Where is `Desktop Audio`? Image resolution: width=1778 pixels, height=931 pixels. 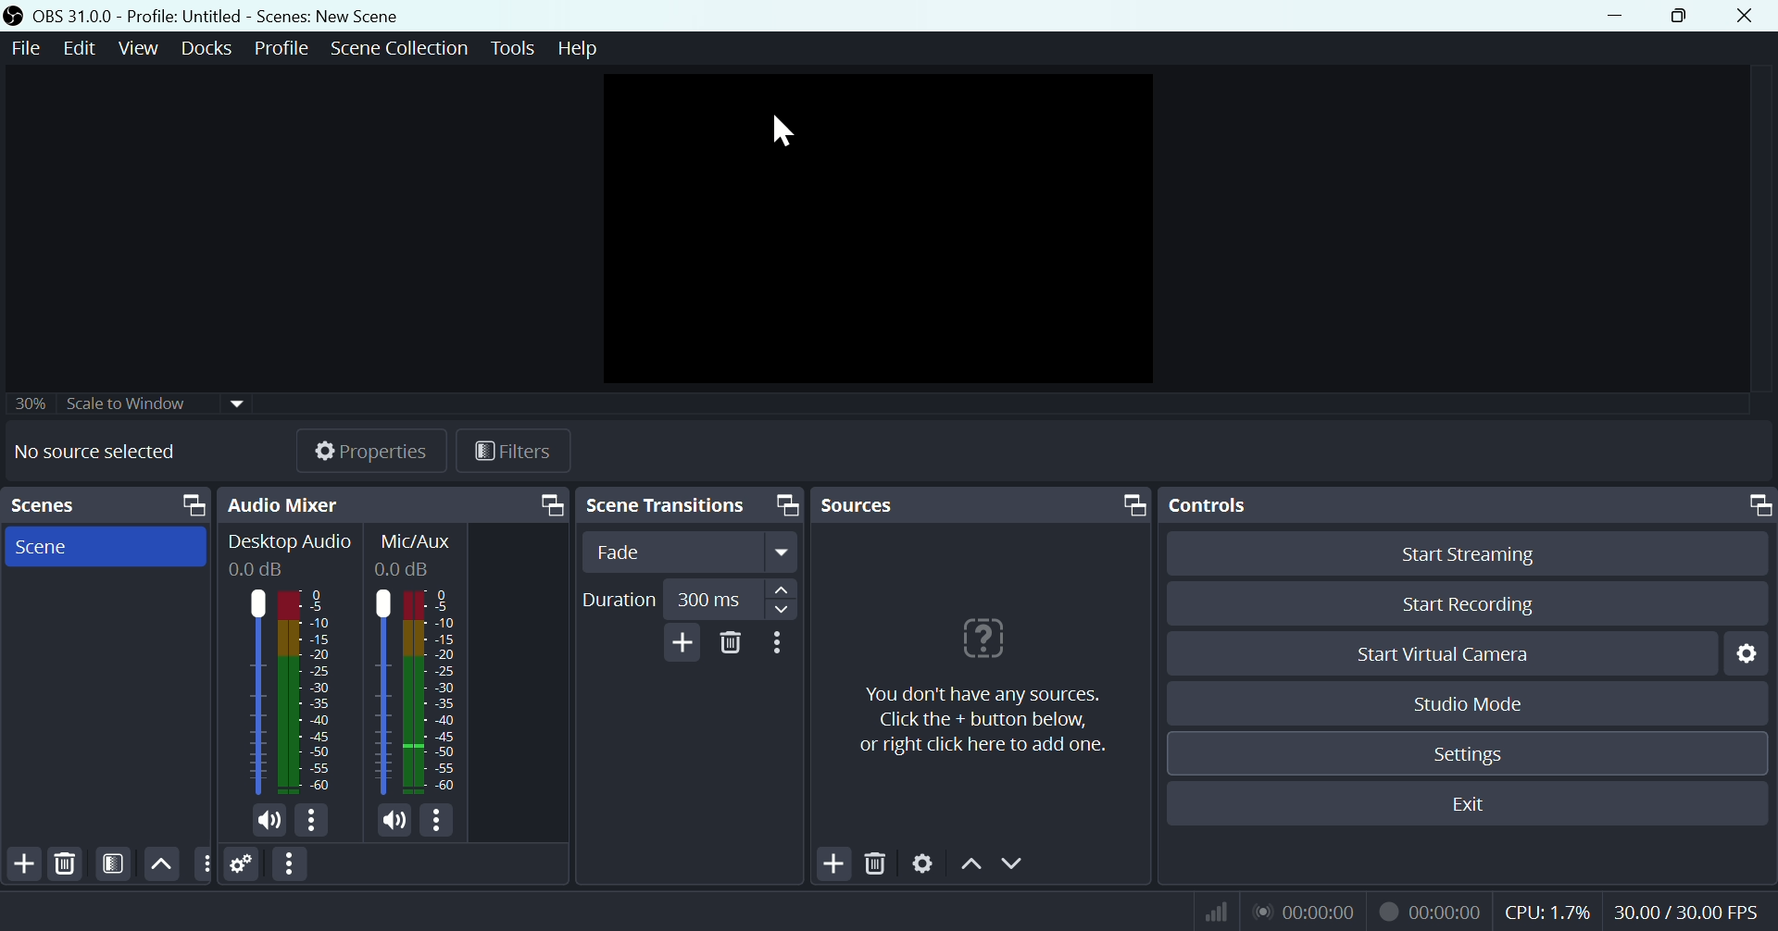 Desktop Audio is located at coordinates (287, 552).